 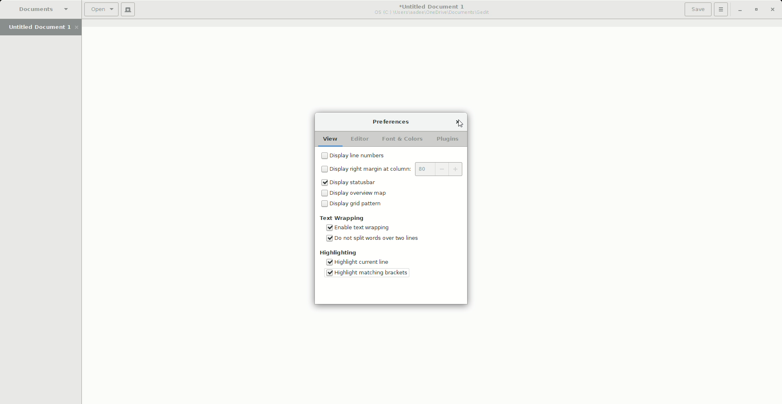 I want to click on Untitled Document 1, so click(x=41, y=28).